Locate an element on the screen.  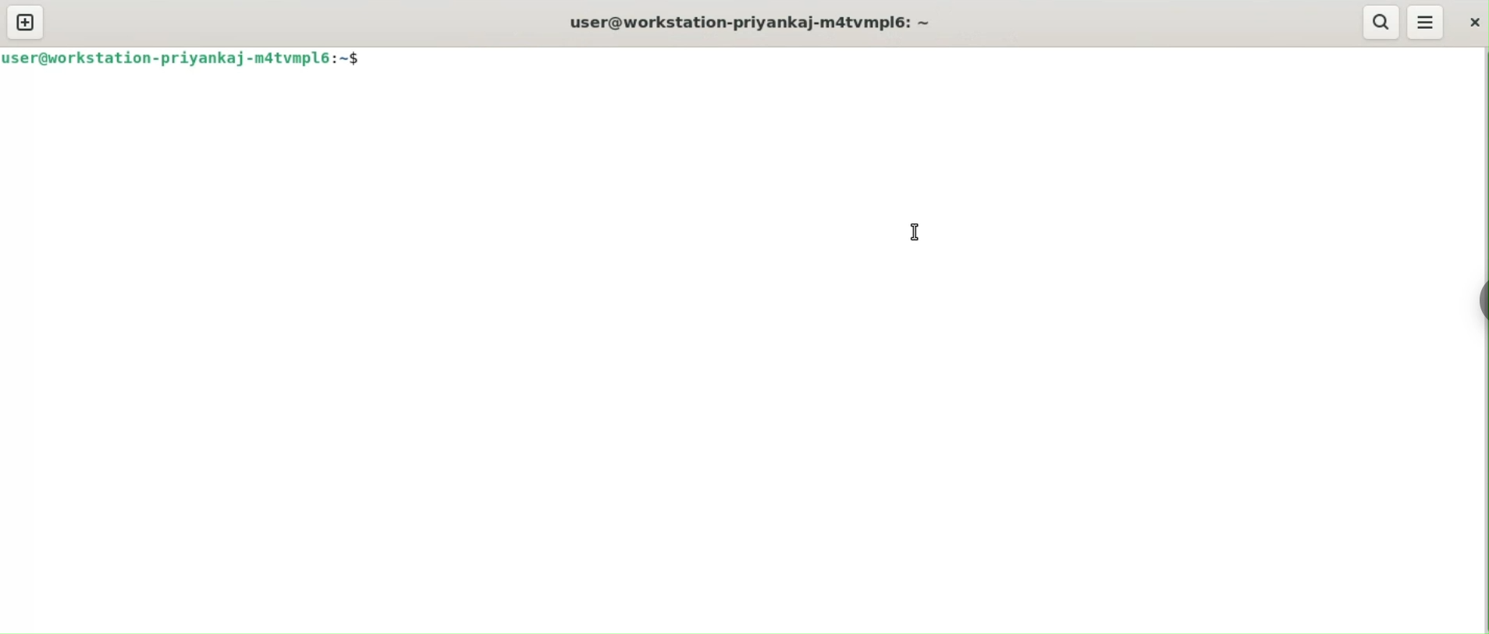
user@workstation-priyankaj-m4tvmpl6: ~$ is located at coordinates (187, 60).